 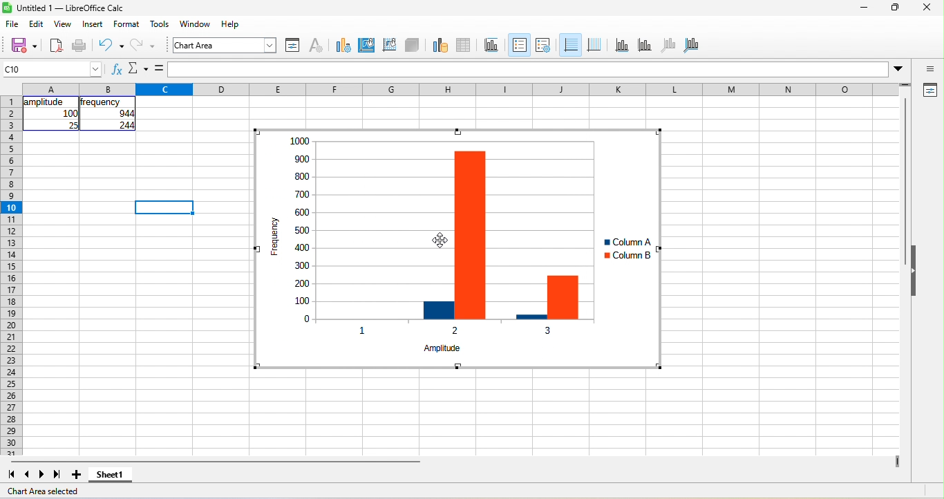 I want to click on Collapse/Expand, so click(x=914, y=270).